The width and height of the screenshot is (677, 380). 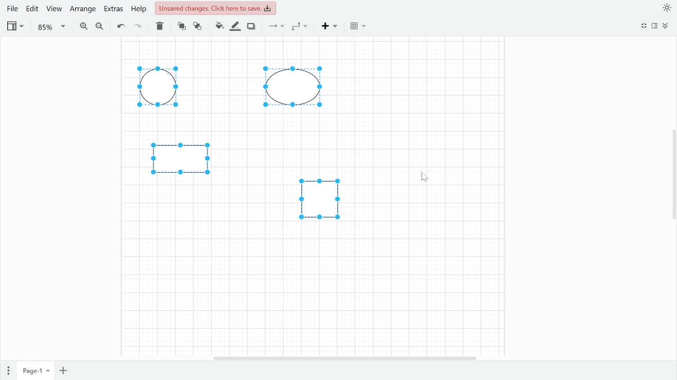 What do you see at coordinates (9, 368) in the screenshot?
I see `Pages` at bounding box center [9, 368].